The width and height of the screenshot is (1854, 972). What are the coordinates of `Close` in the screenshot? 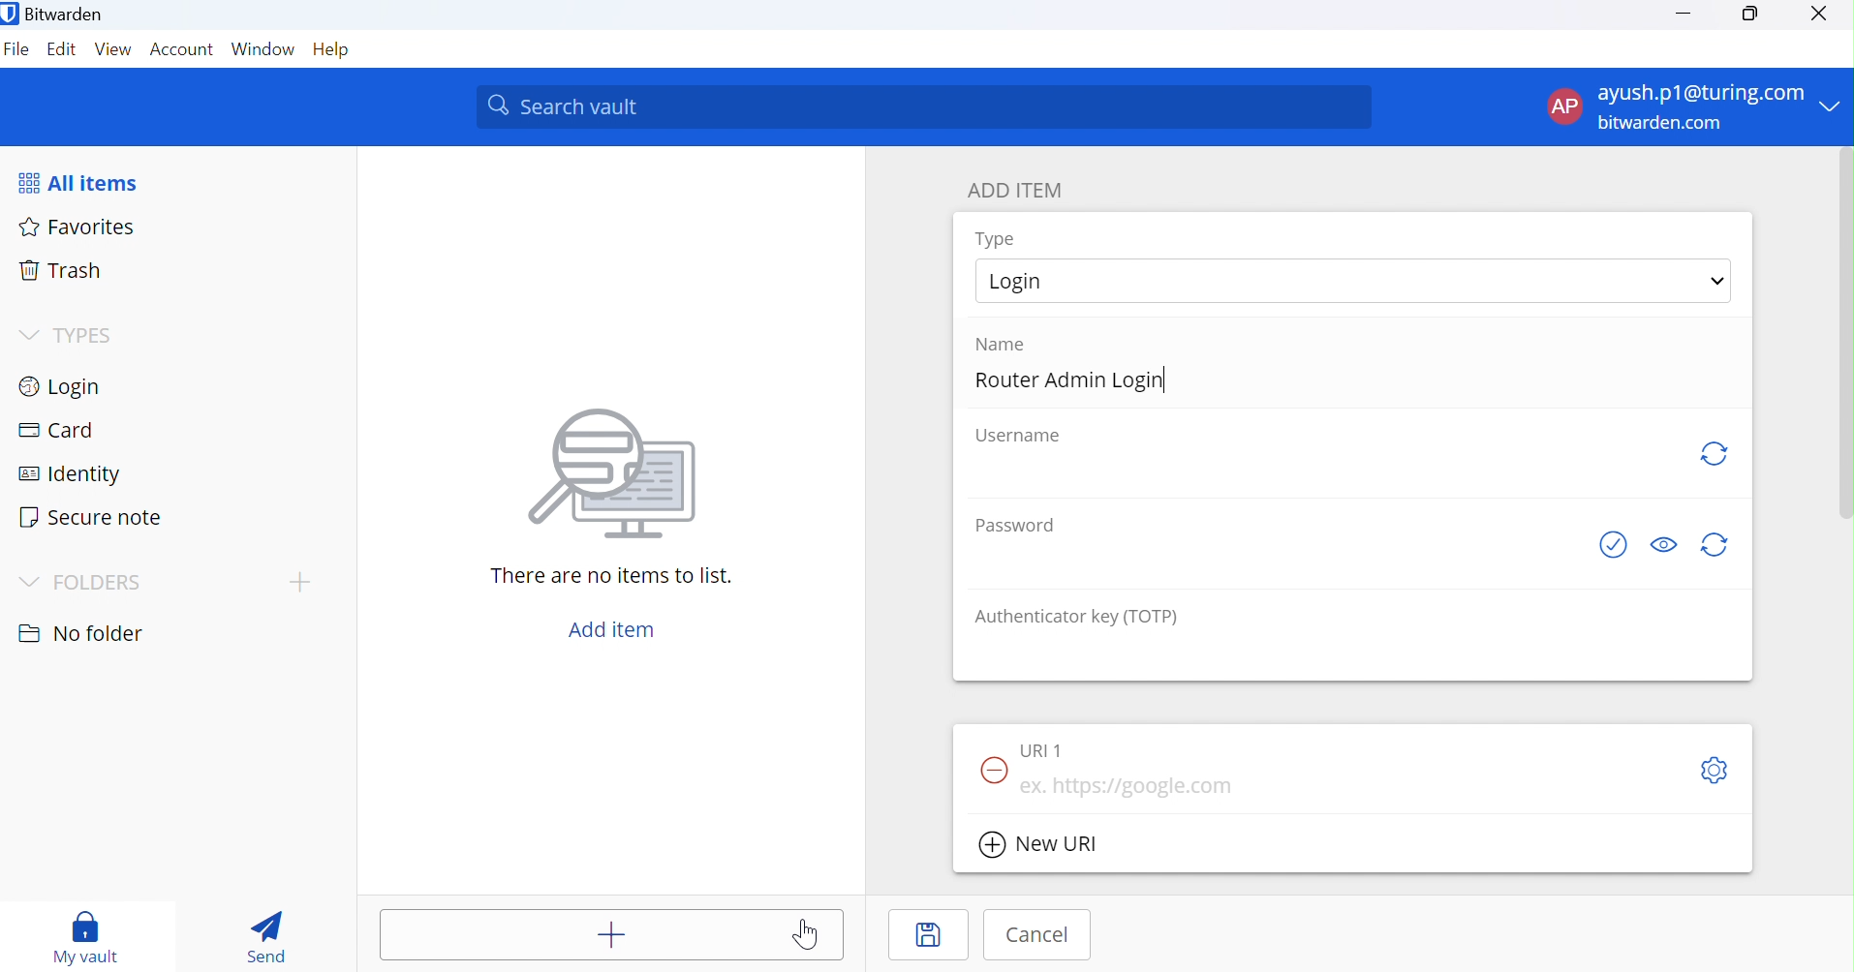 It's located at (1821, 15).